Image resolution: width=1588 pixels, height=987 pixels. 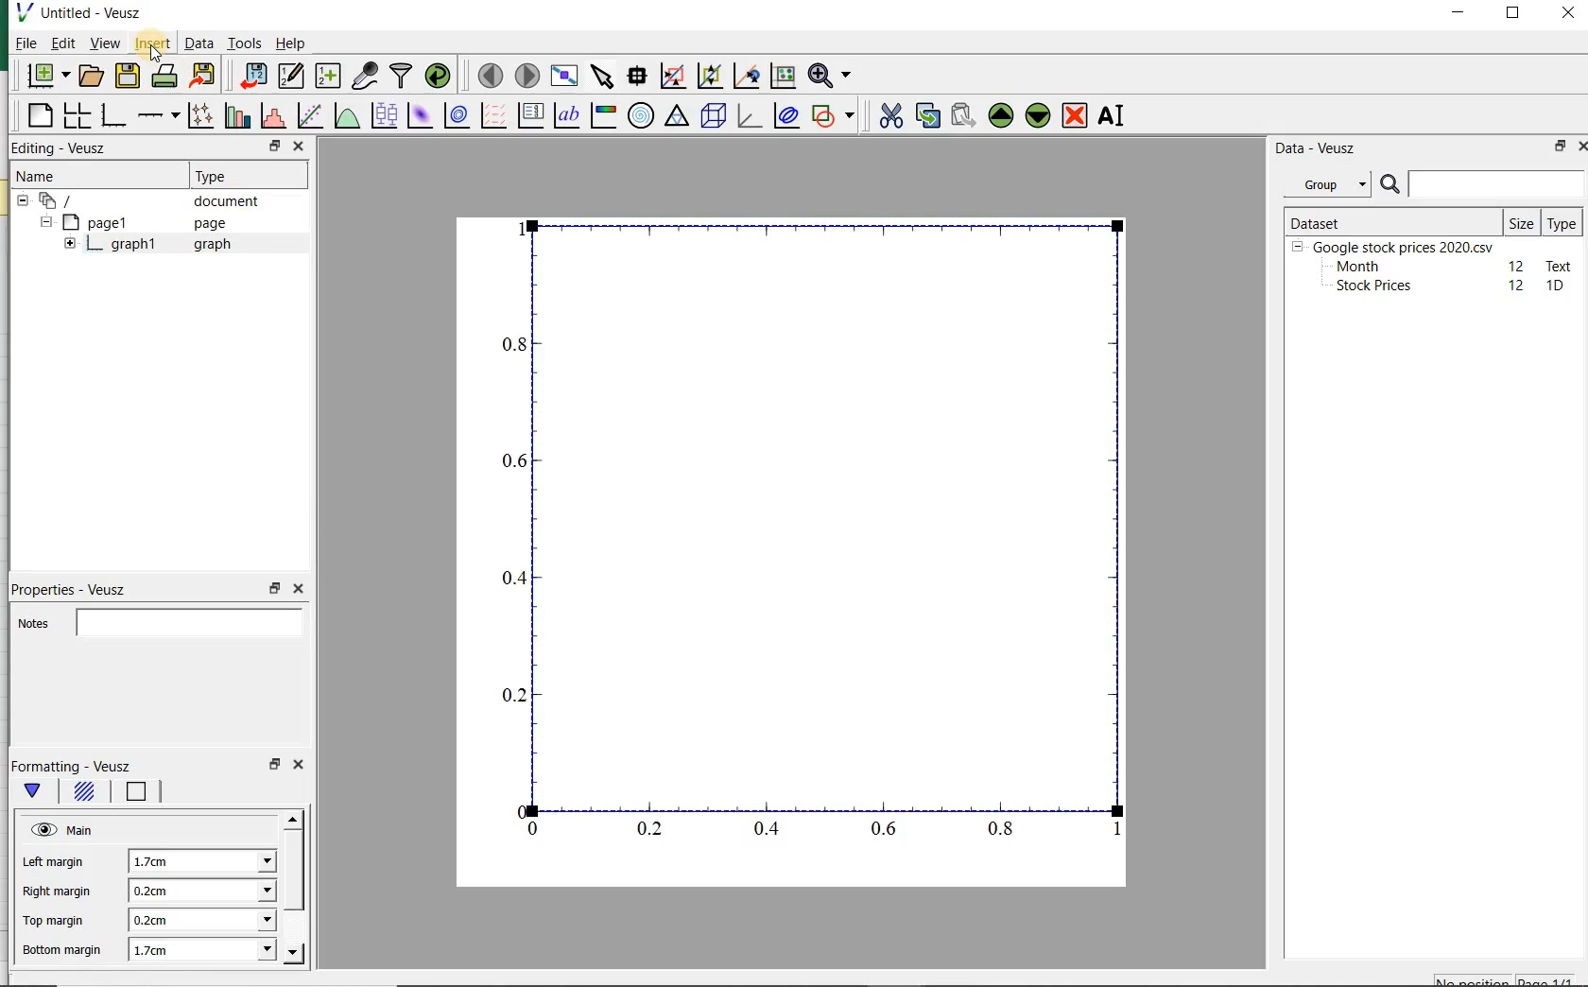 What do you see at coordinates (199, 862) in the screenshot?
I see `1.7cm` at bounding box center [199, 862].